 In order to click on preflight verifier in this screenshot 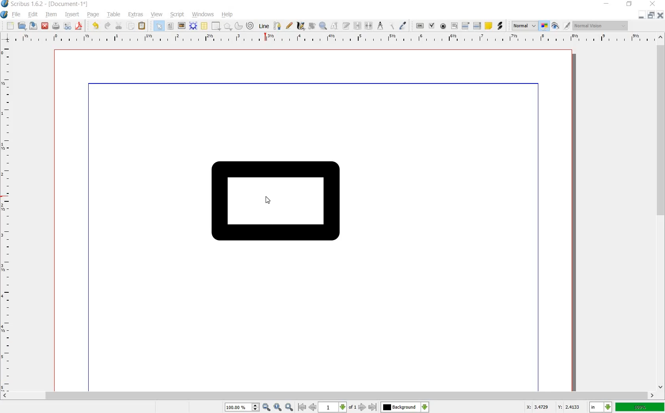, I will do `click(67, 26)`.